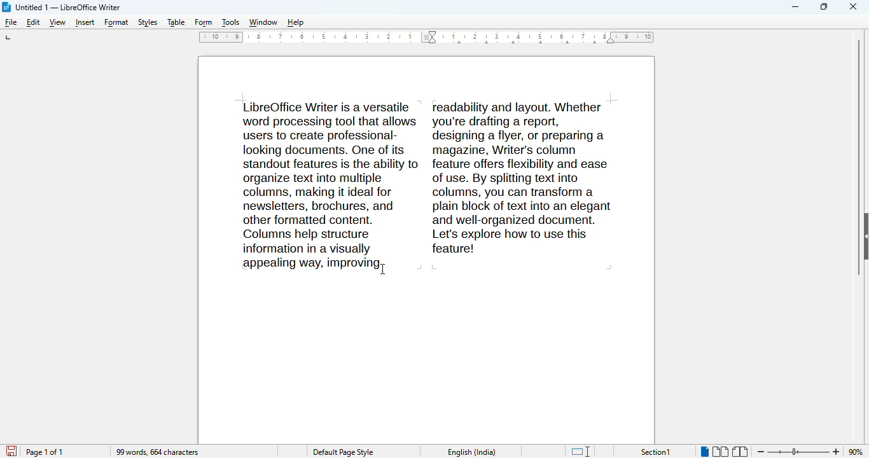  What do you see at coordinates (539, 43) in the screenshot?
I see `center tab` at bounding box center [539, 43].